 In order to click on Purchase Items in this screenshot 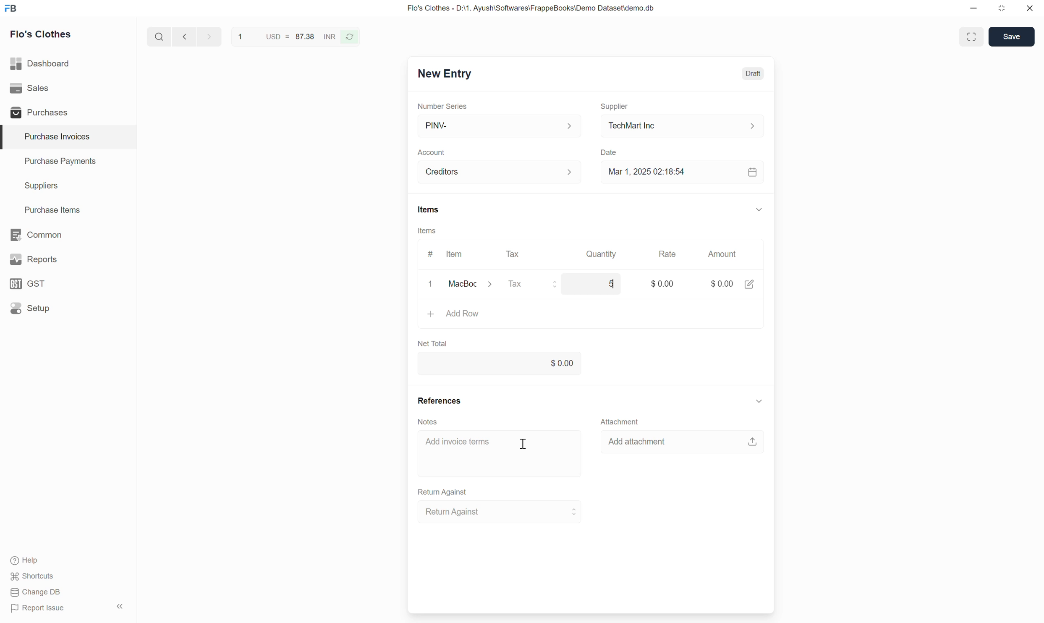, I will do `click(68, 210)`.